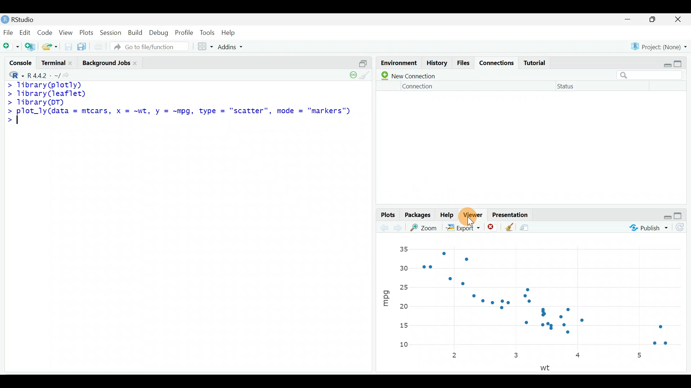 The image size is (691, 388). What do you see at coordinates (110, 32) in the screenshot?
I see `Session` at bounding box center [110, 32].